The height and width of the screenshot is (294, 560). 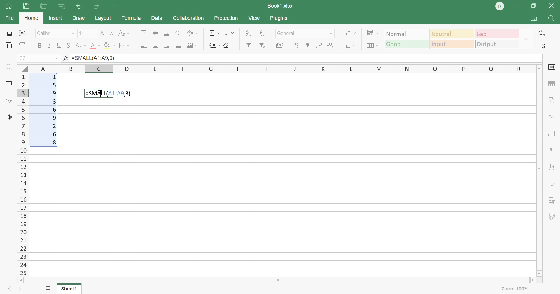 What do you see at coordinates (178, 33) in the screenshot?
I see `Wrap text` at bounding box center [178, 33].